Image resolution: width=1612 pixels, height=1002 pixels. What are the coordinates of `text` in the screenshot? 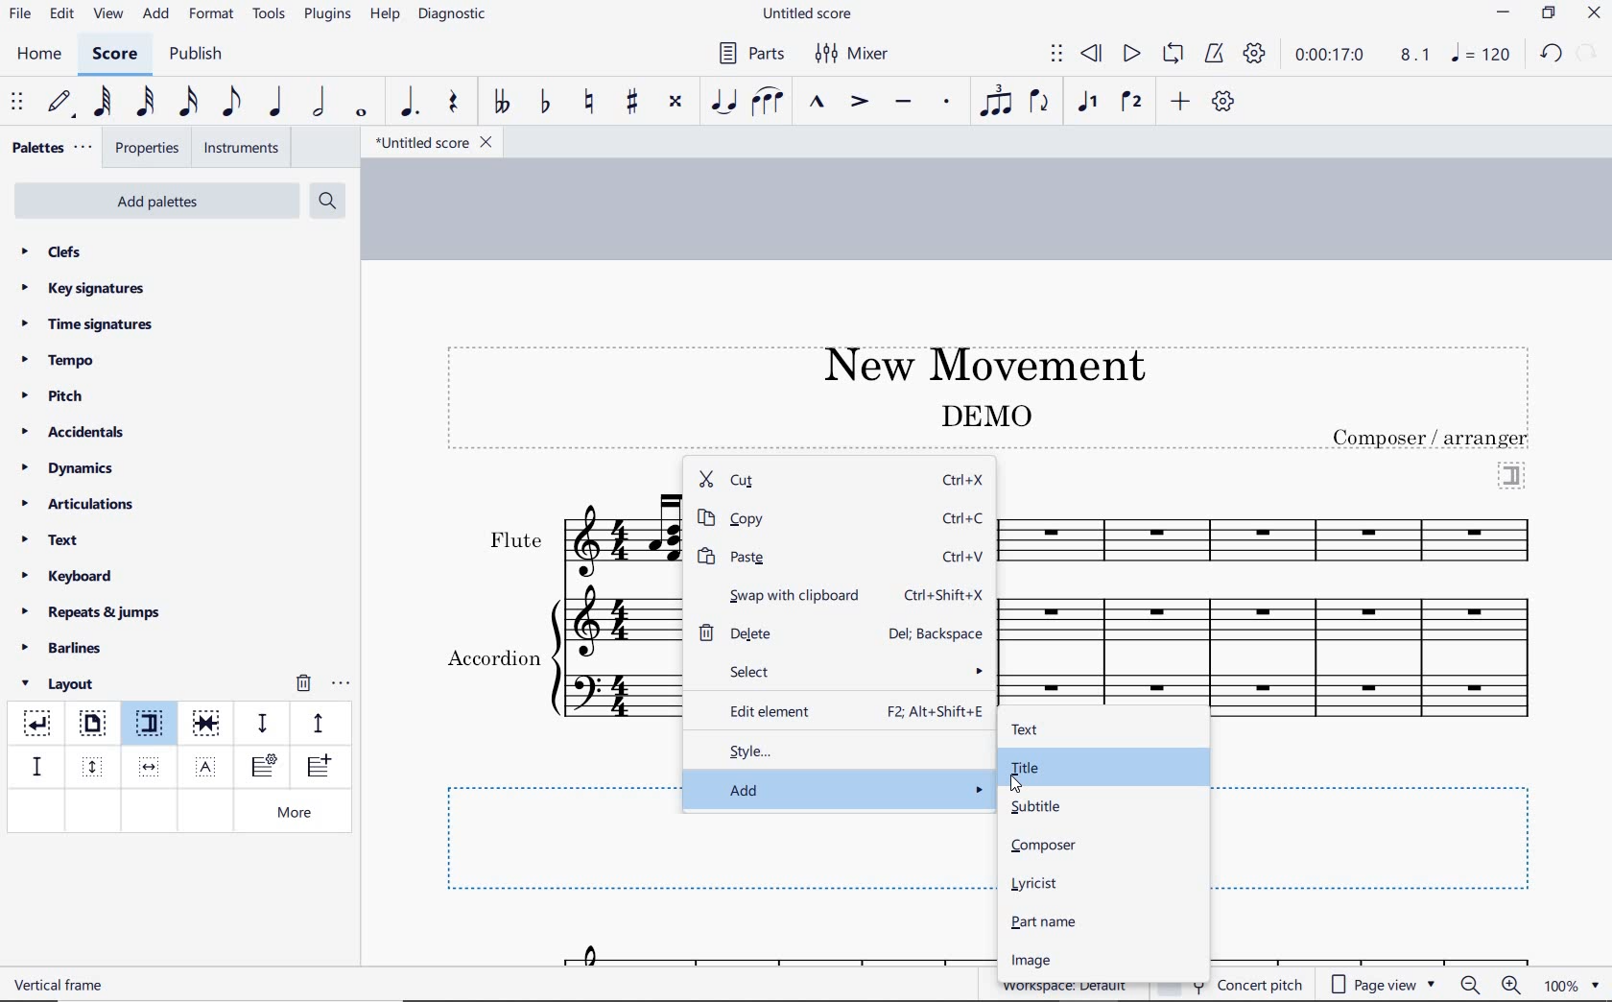 It's located at (52, 542).